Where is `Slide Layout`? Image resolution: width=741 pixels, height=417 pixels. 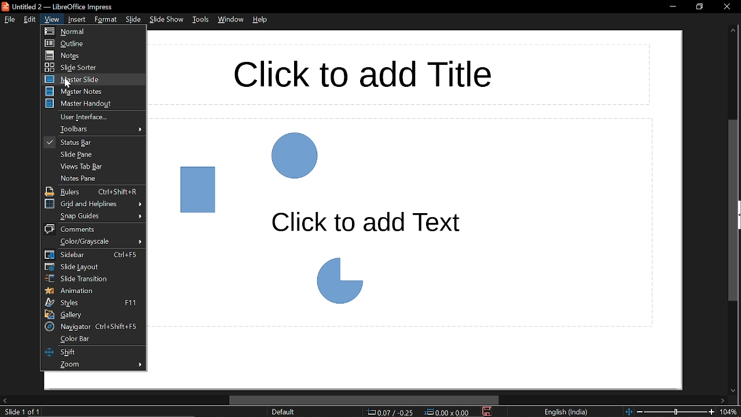
Slide Layout is located at coordinates (90, 268).